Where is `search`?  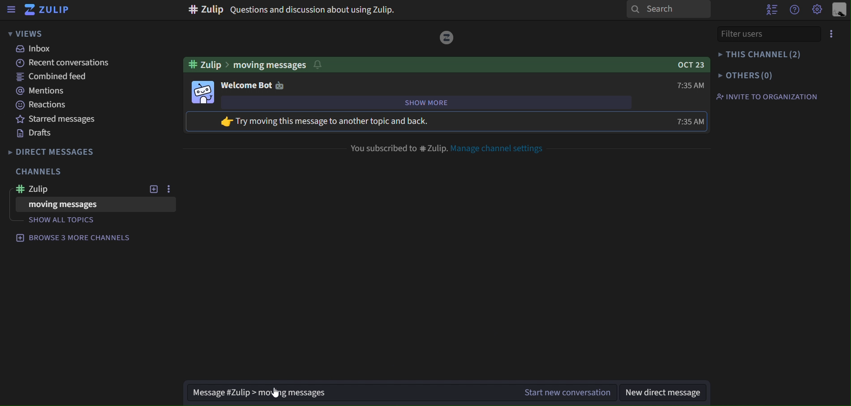 search is located at coordinates (669, 9).